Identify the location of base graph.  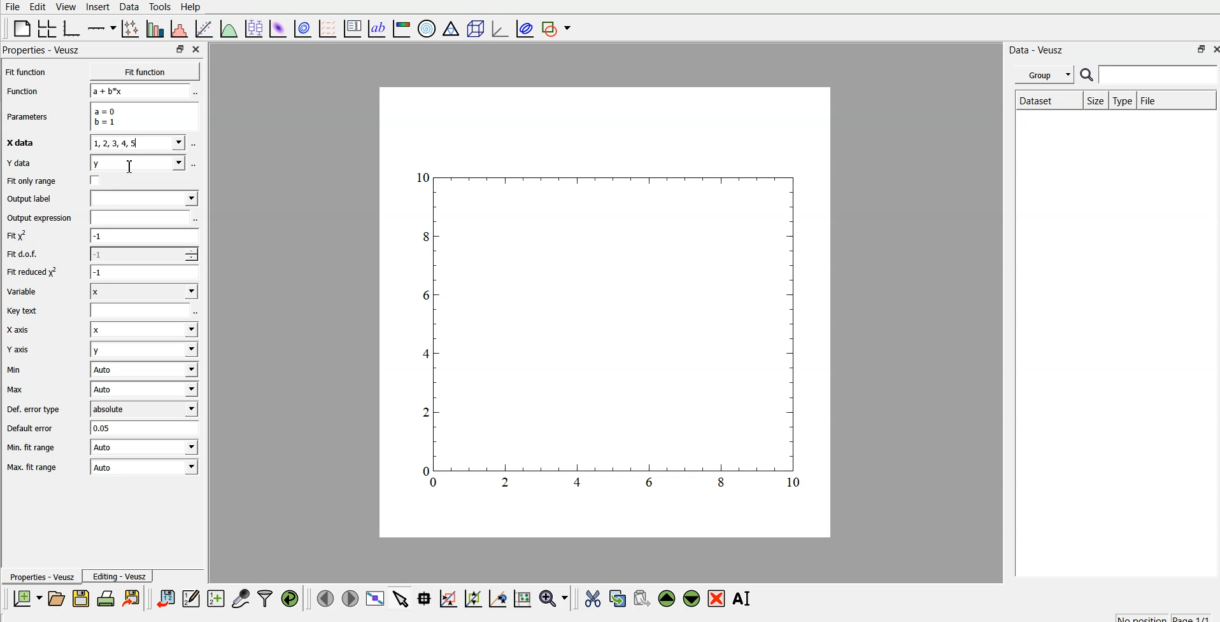
(71, 29).